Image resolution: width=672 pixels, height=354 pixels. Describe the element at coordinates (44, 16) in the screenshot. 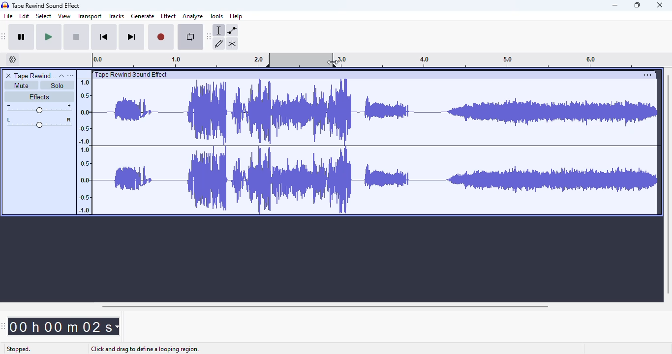

I see `select` at that location.